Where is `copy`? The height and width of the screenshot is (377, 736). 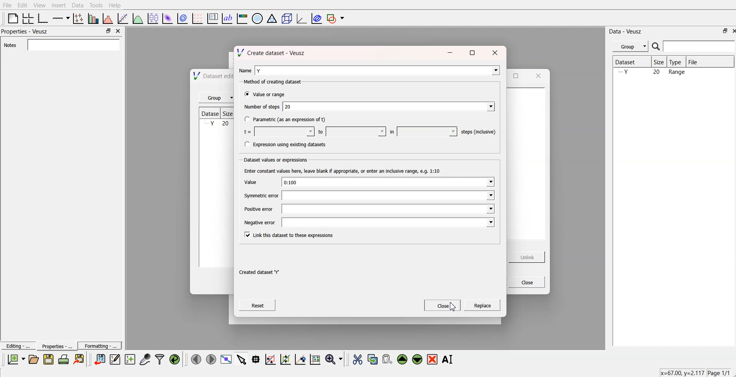 copy is located at coordinates (373, 358).